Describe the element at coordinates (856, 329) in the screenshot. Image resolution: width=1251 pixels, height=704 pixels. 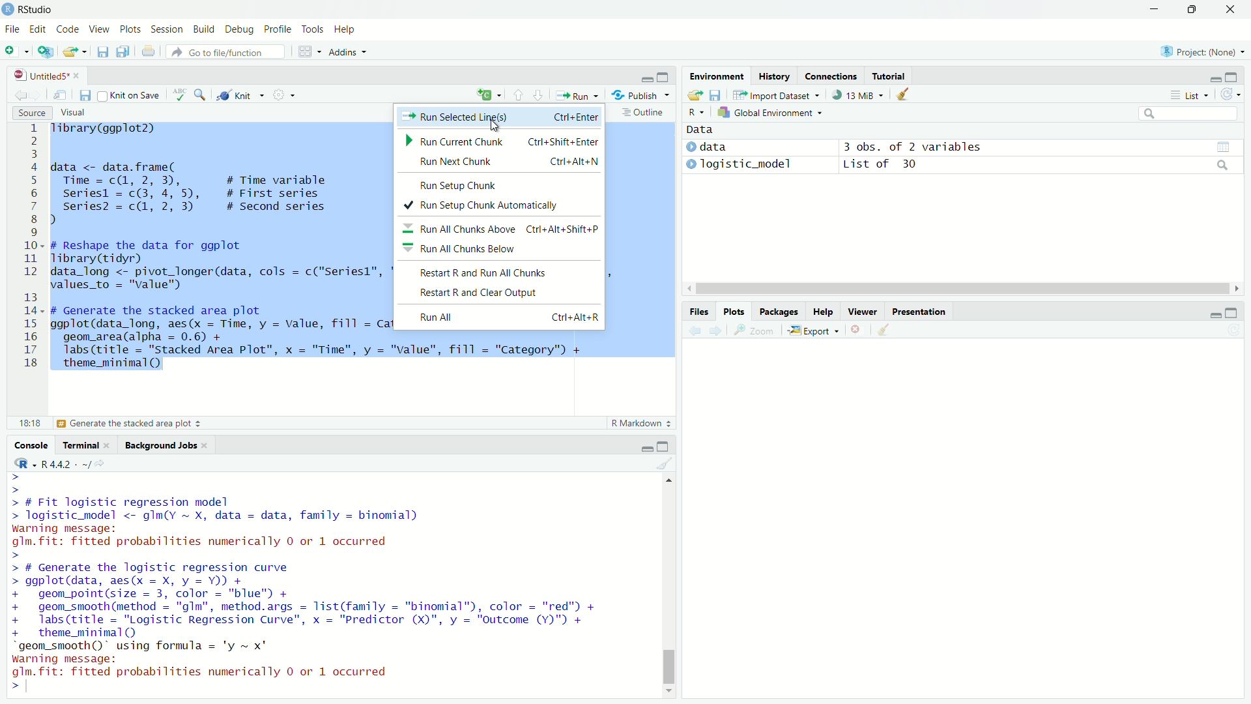
I see `close` at that location.